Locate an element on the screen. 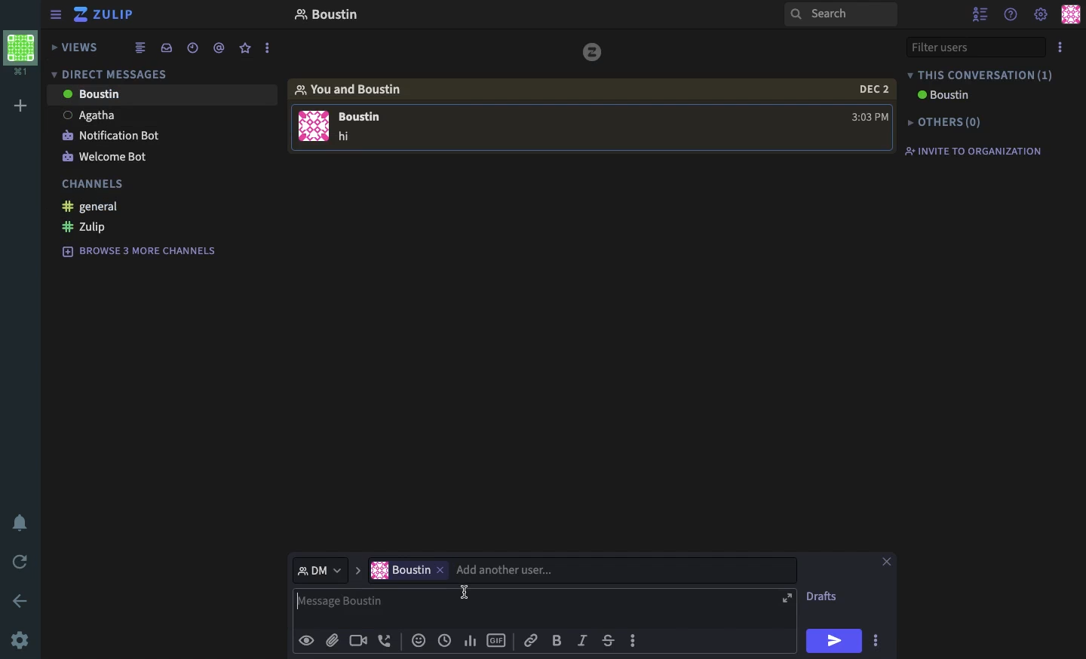 This screenshot has width=1086, height=659. combined feed is located at coordinates (141, 49).